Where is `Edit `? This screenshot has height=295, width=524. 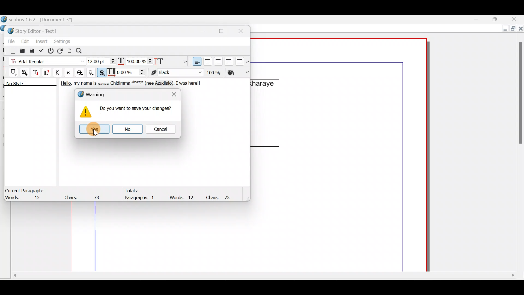 Edit  is located at coordinates (25, 40).